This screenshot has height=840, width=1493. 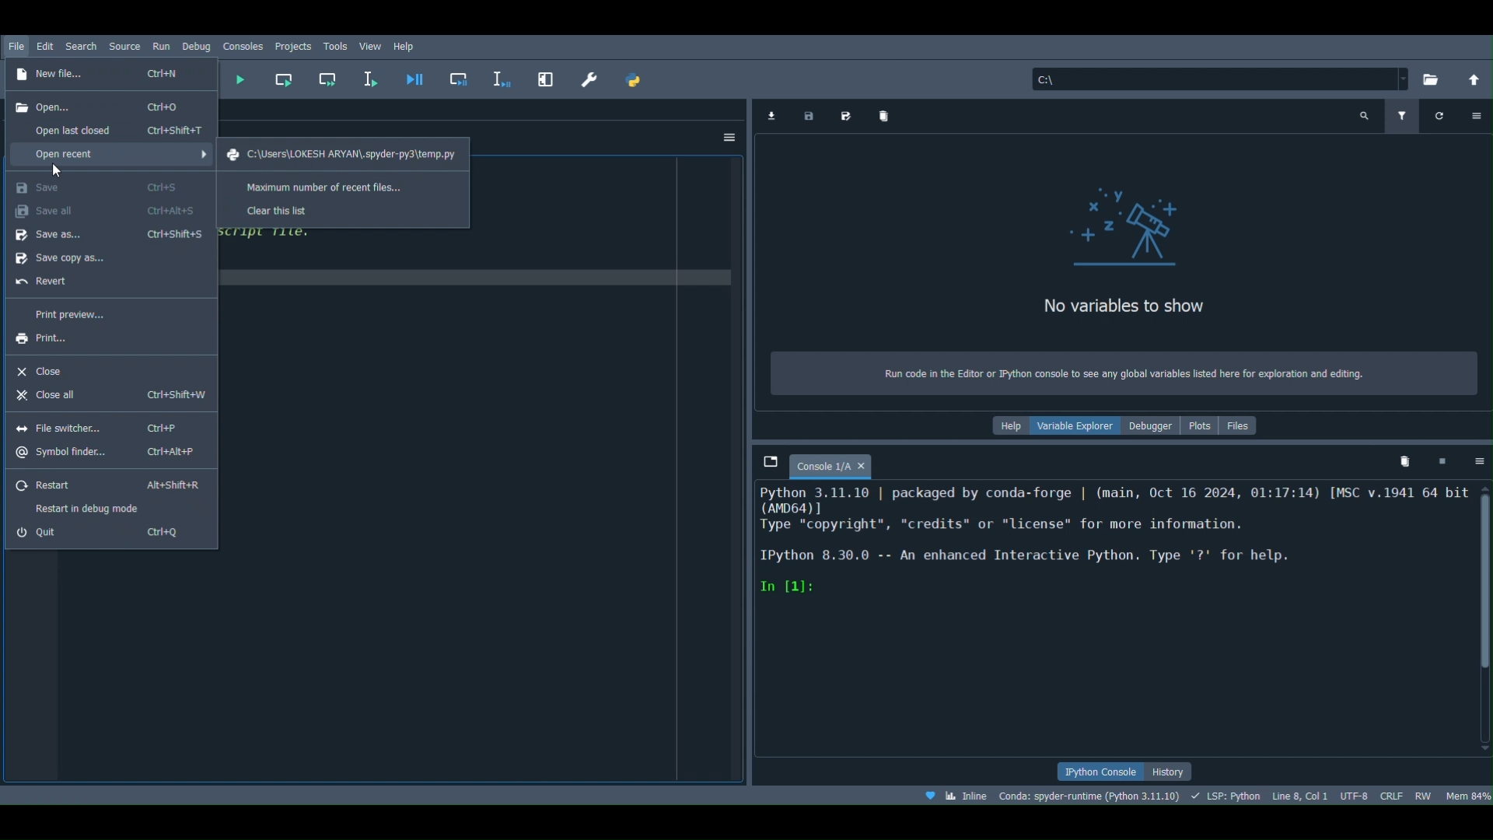 I want to click on Run current cell and go to the next one (Shift + Return), so click(x=327, y=82).